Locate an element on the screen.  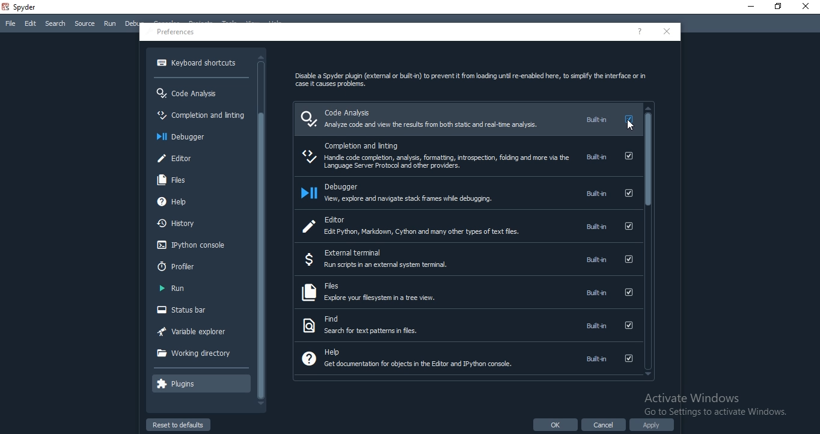
code analysis is located at coordinates (466, 119).